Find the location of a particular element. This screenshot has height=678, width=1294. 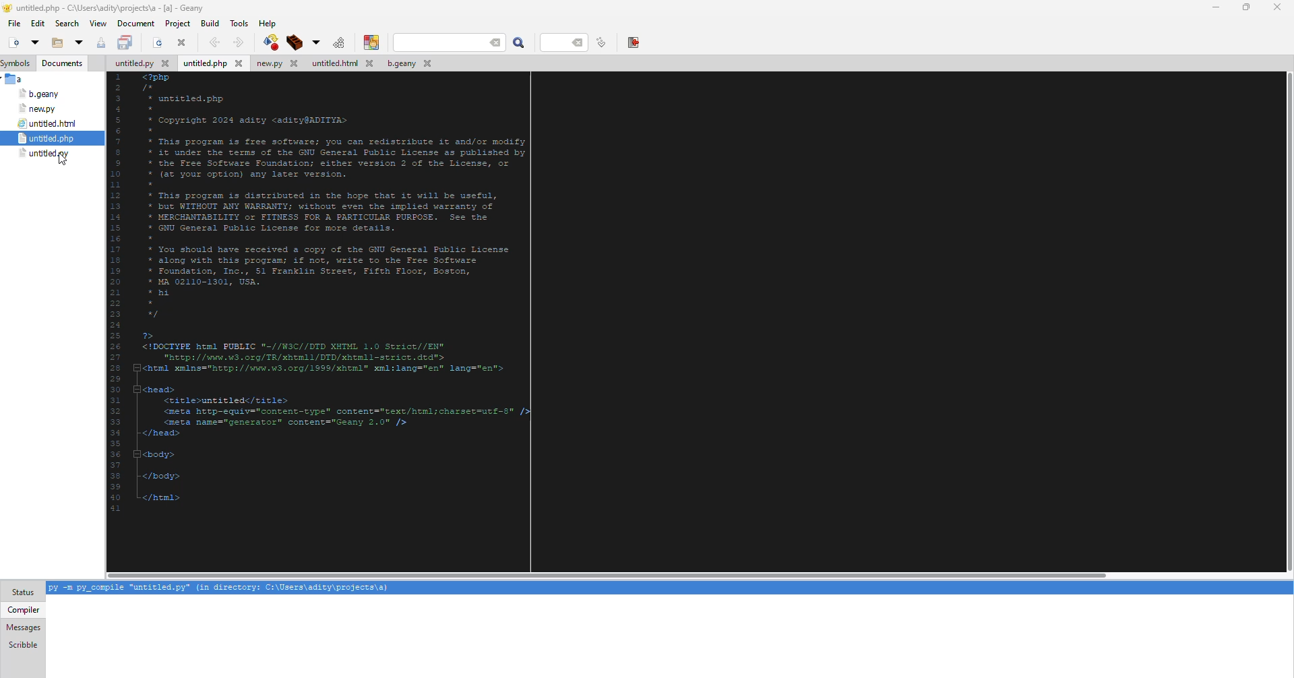

untitled.html is located at coordinates (344, 63).